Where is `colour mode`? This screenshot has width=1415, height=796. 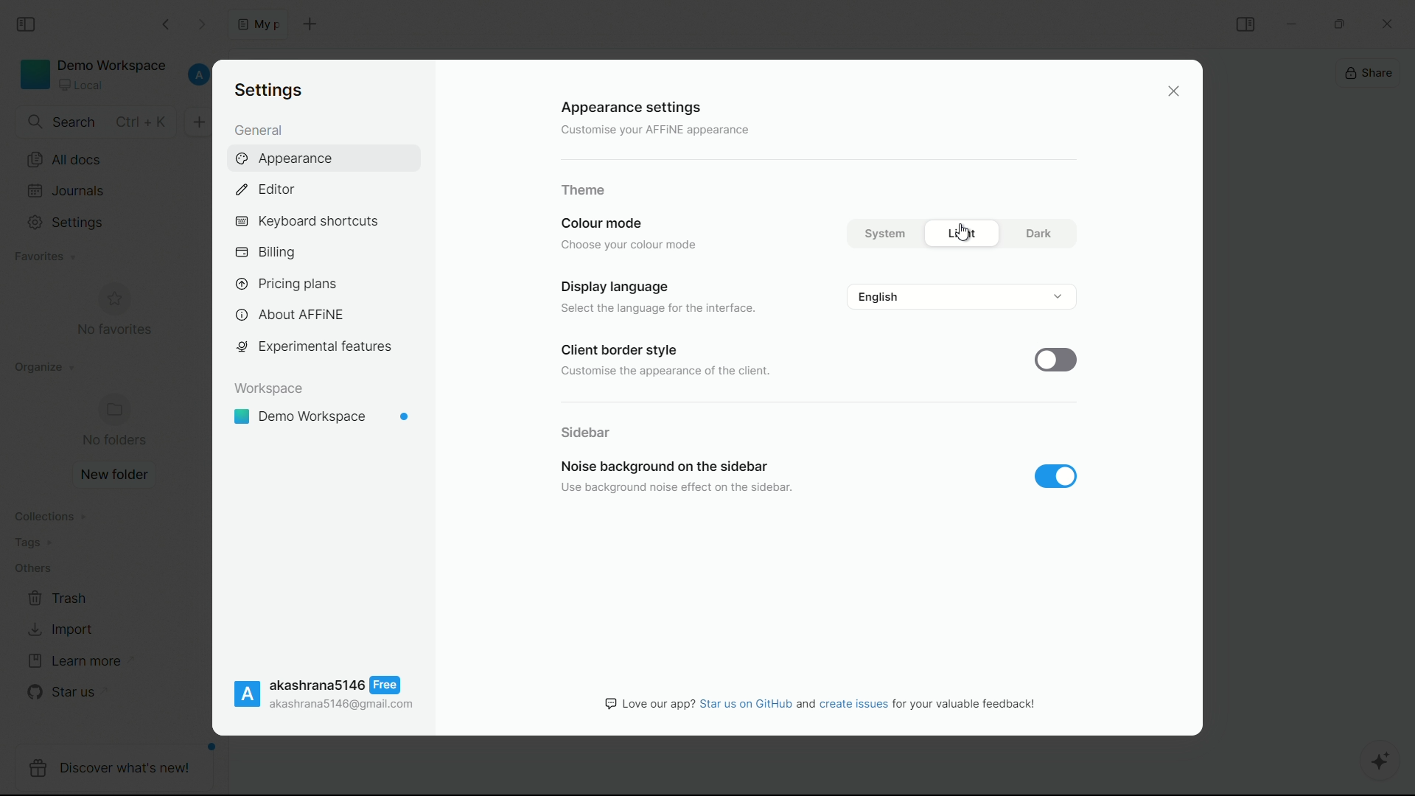 colour mode is located at coordinates (599, 223).